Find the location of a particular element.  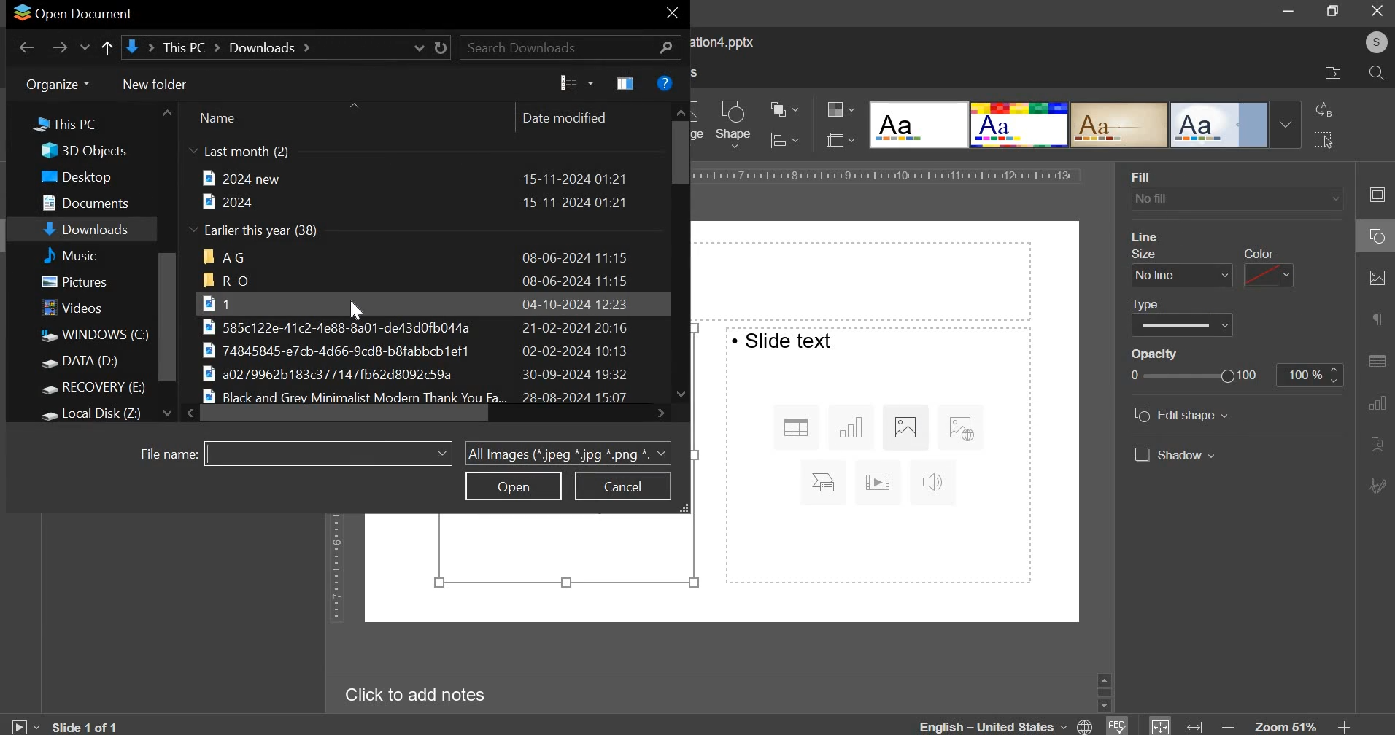

image file is located at coordinates (411, 303).